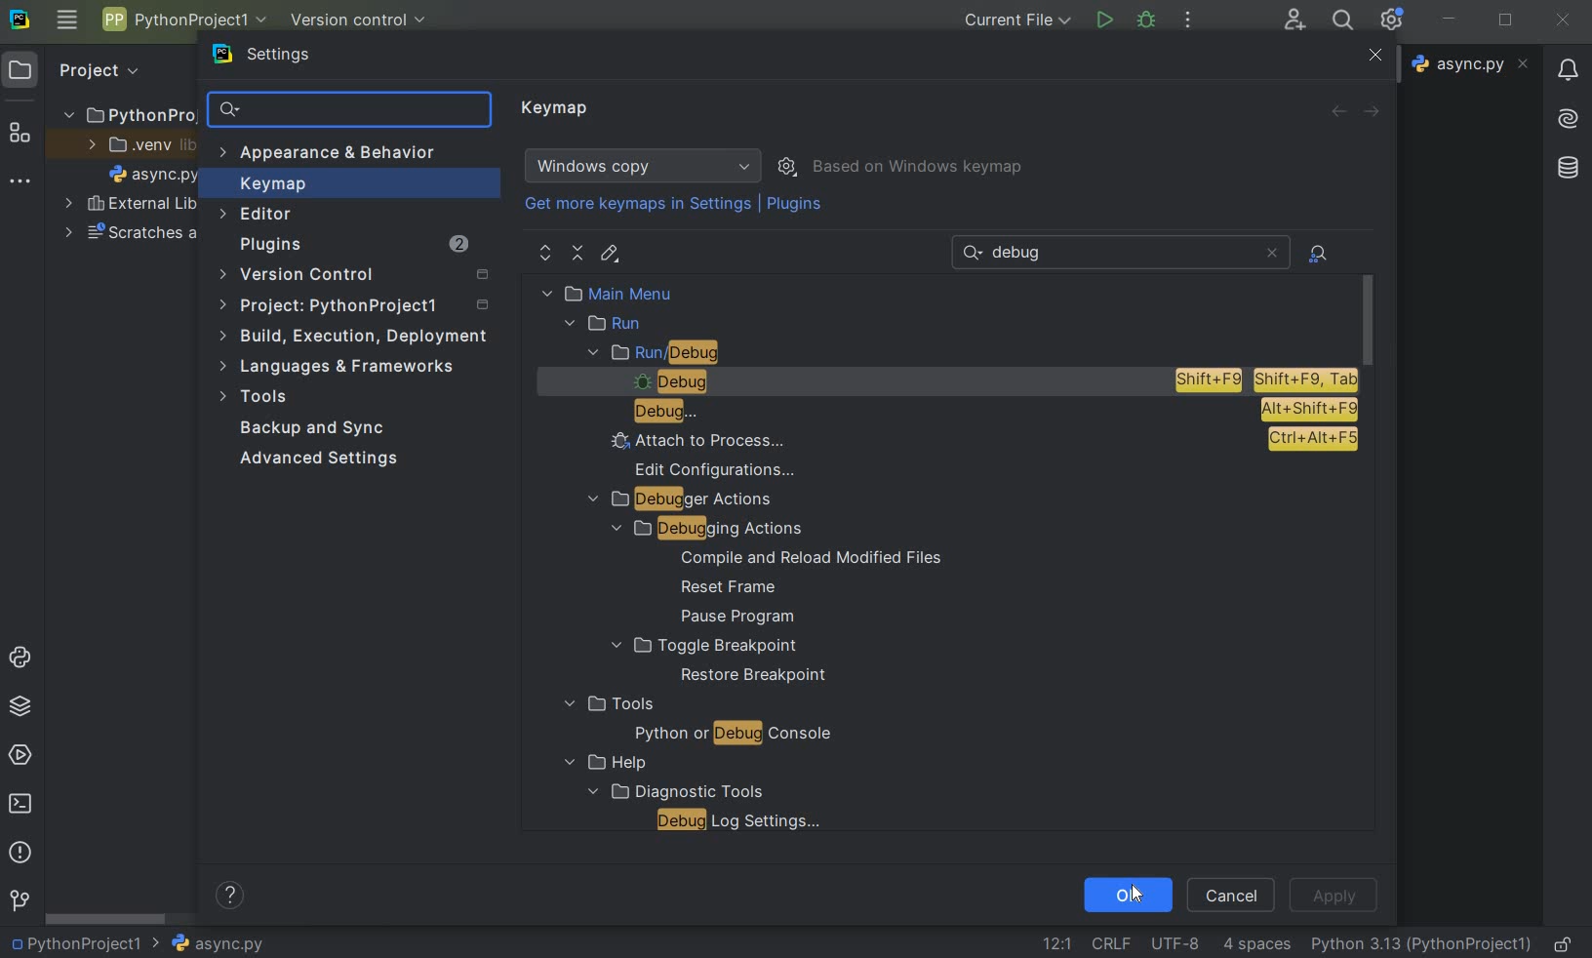  Describe the element at coordinates (1473, 63) in the screenshot. I see `file name` at that location.